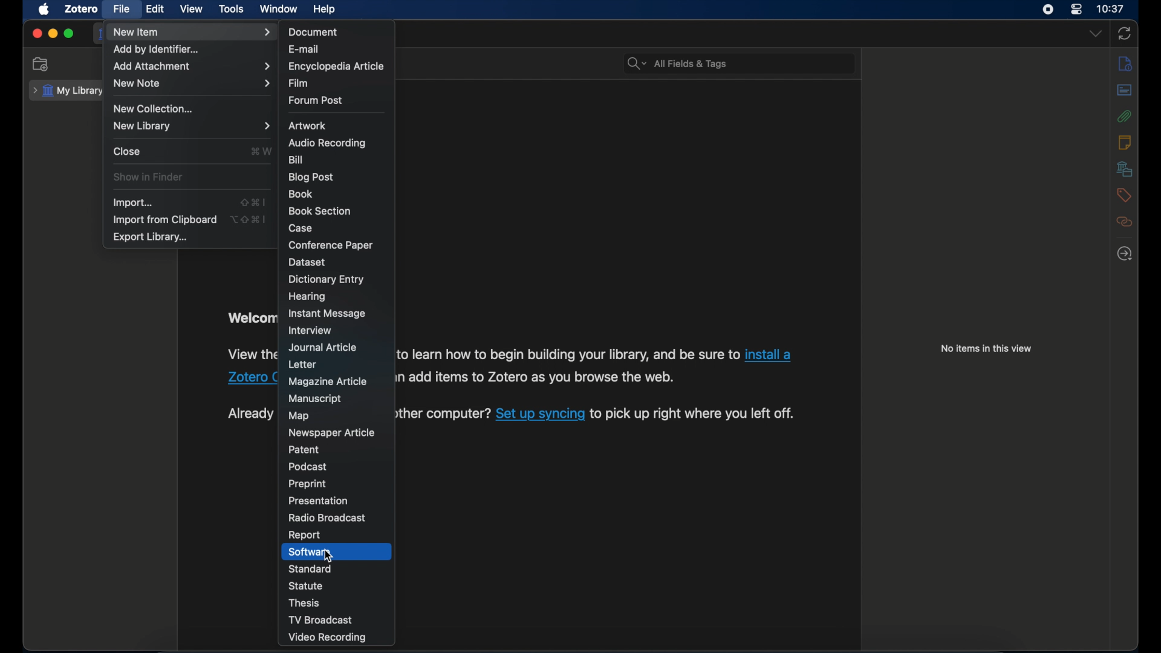  What do you see at coordinates (301, 193) in the screenshot?
I see `book` at bounding box center [301, 193].